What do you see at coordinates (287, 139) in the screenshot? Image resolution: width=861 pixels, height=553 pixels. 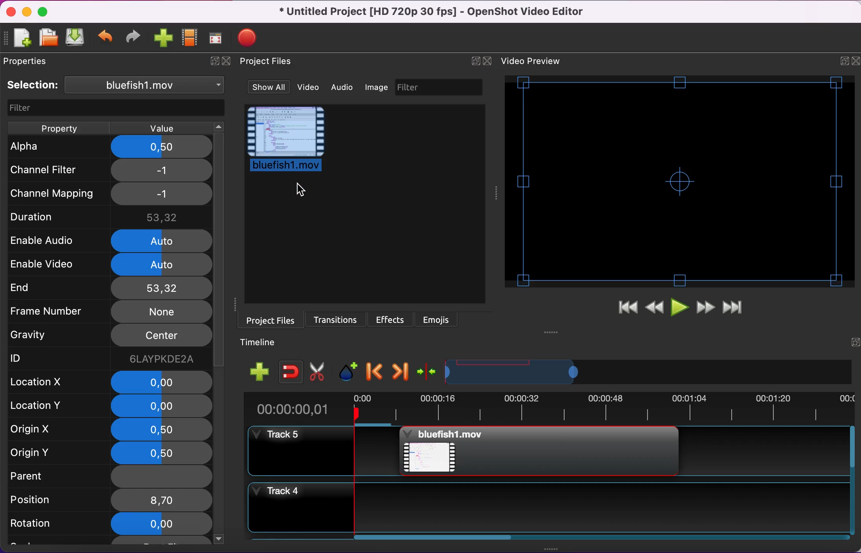 I see `project file` at bounding box center [287, 139].